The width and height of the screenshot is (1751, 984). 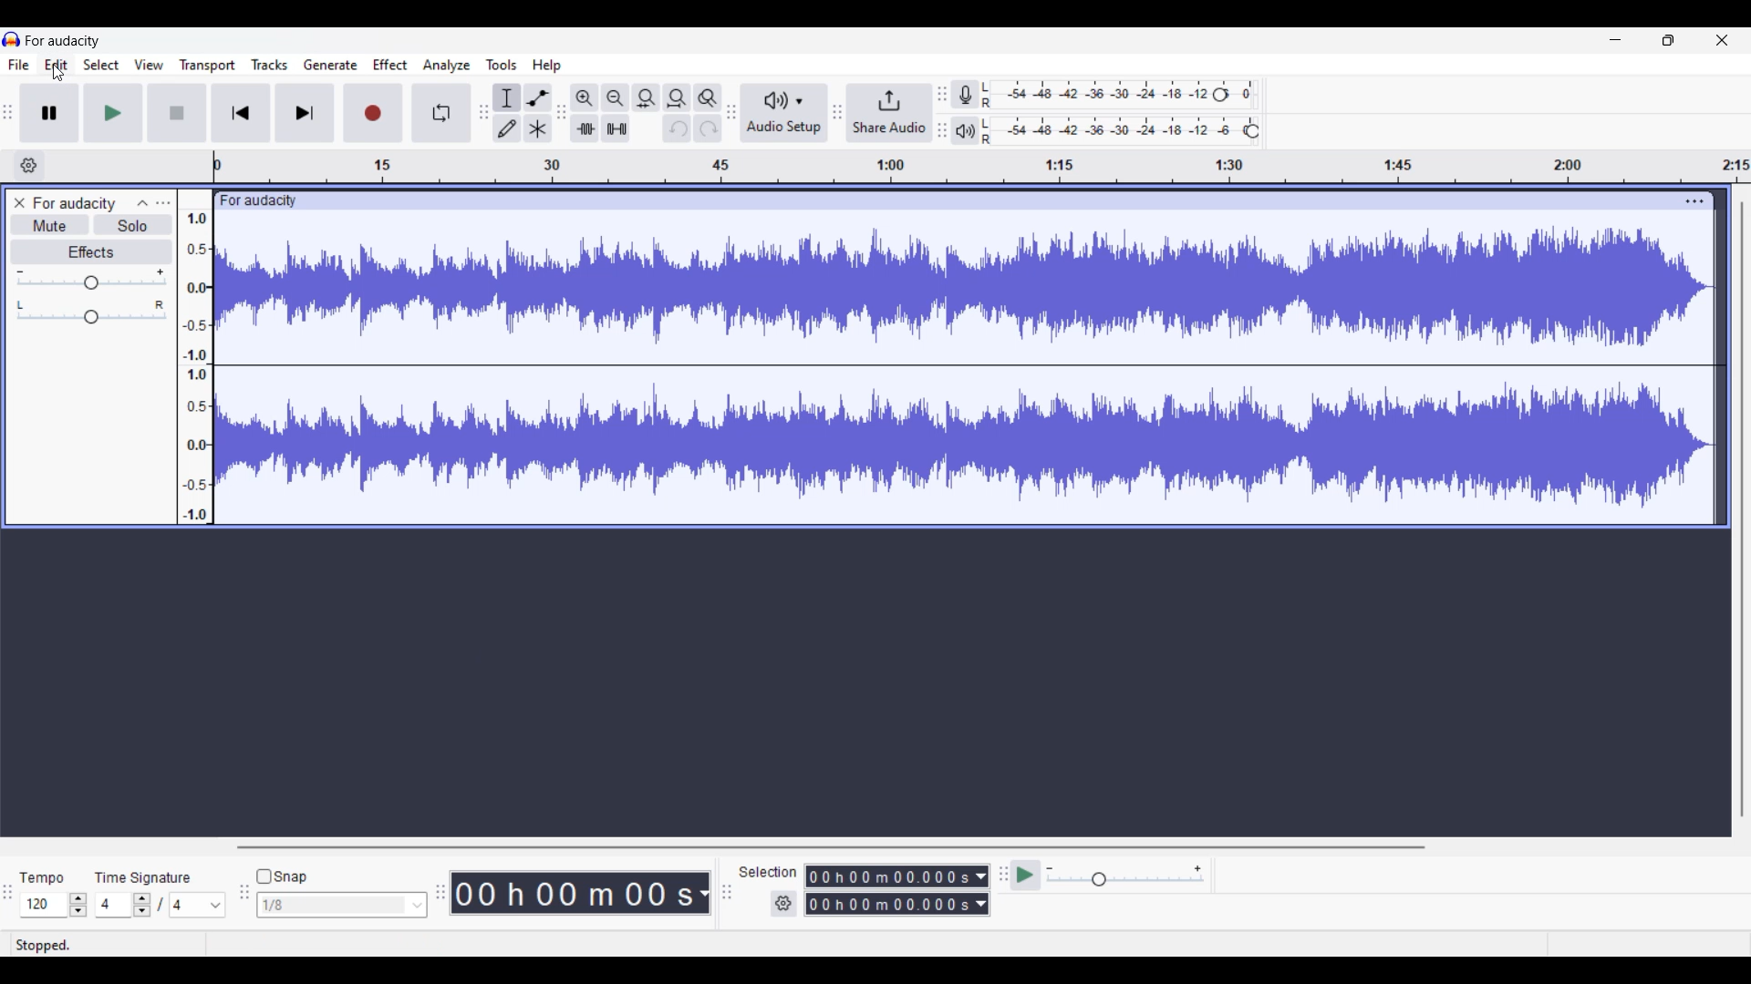 I want to click on Scale to measure intensity of waves in track, so click(x=194, y=356).